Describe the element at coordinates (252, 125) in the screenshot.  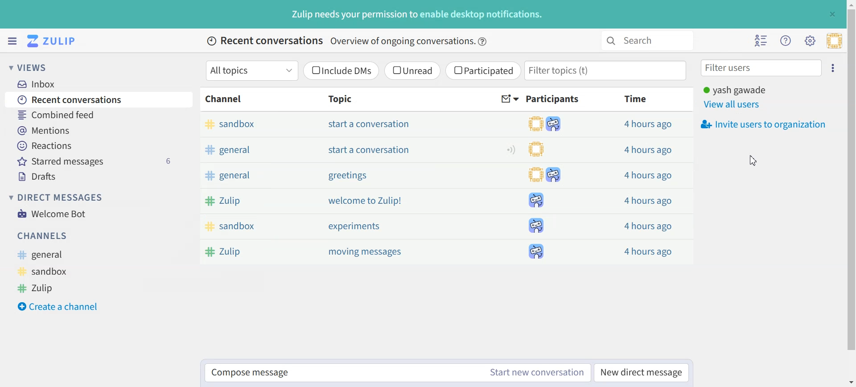
I see `#sandbox` at that location.